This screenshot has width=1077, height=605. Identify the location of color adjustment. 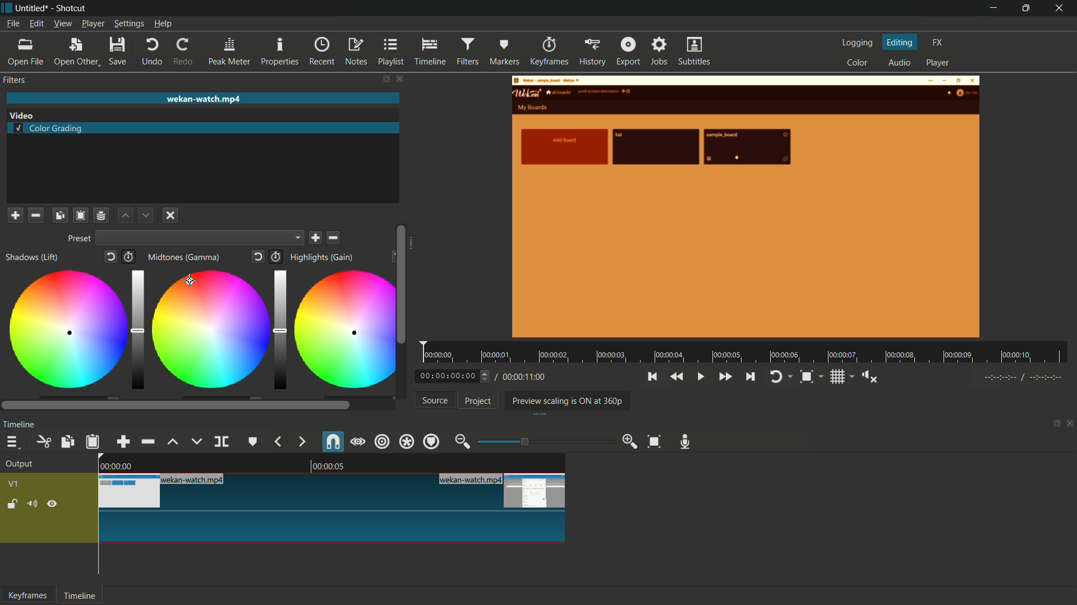
(66, 331).